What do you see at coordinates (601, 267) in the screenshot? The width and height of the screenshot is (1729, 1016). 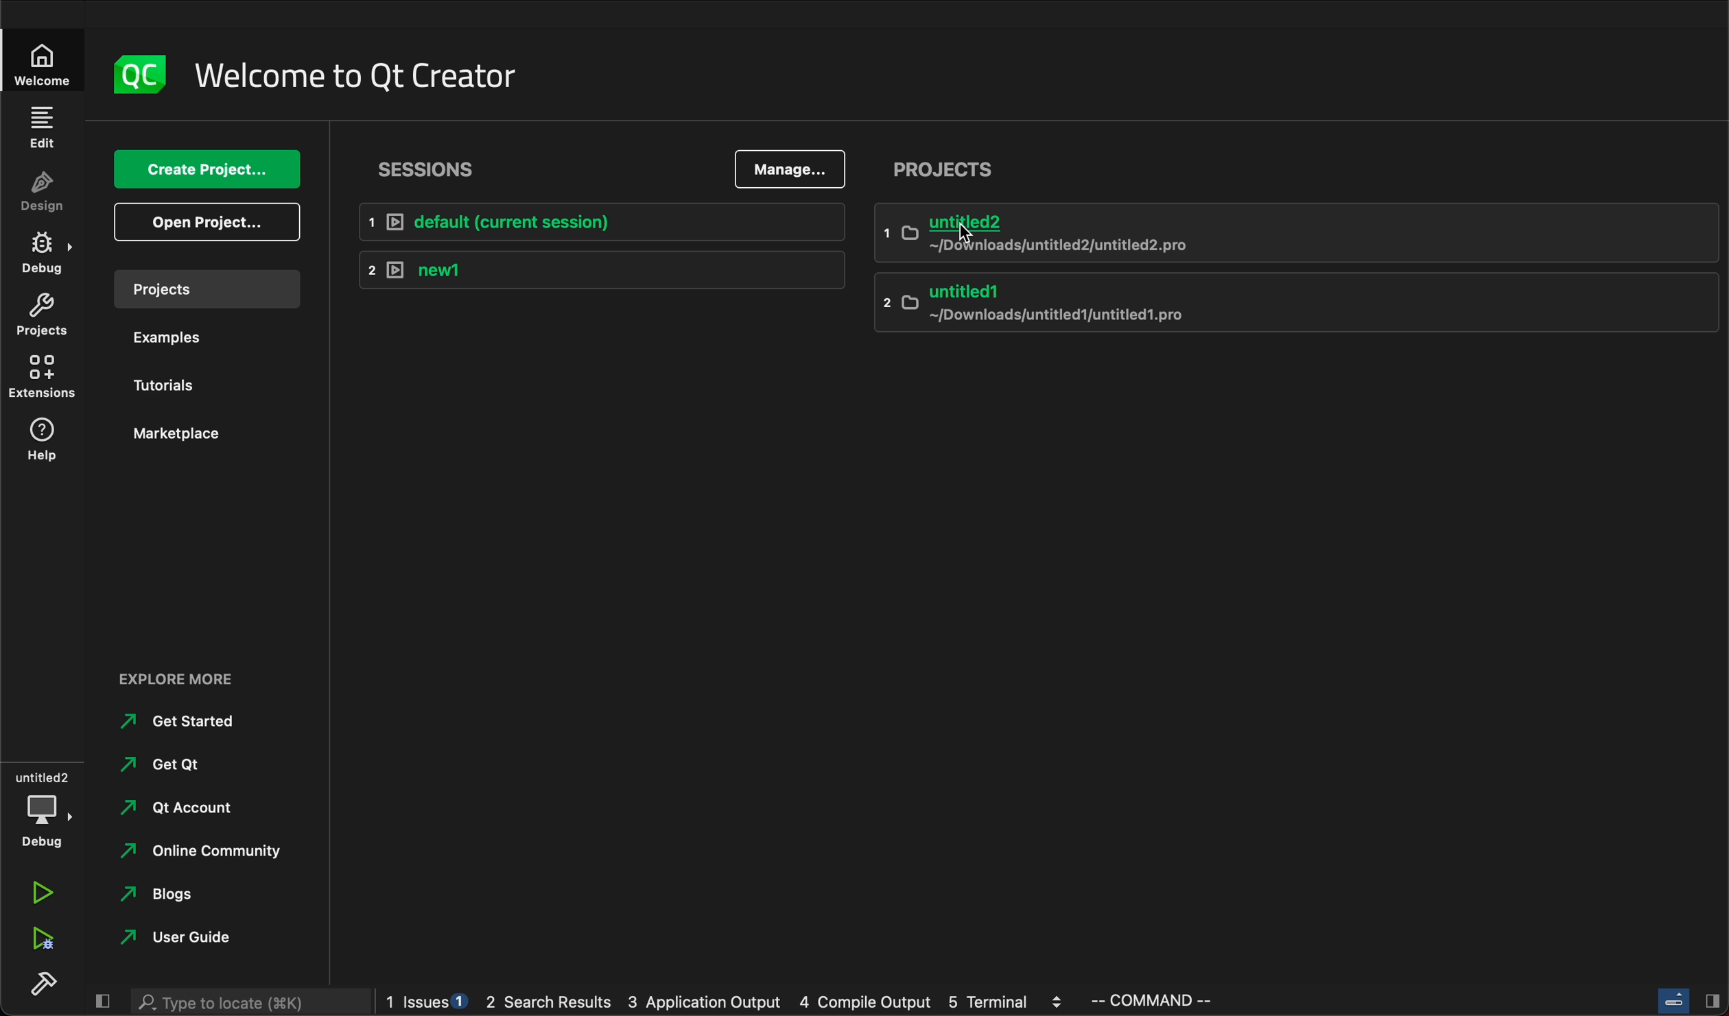 I see `new1` at bounding box center [601, 267].